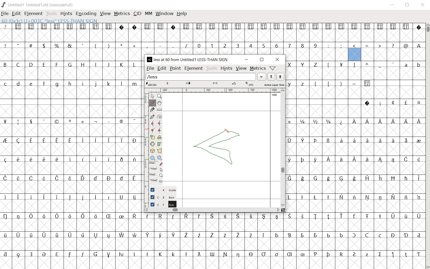  Describe the element at coordinates (273, 68) in the screenshot. I see `help/window` at that location.